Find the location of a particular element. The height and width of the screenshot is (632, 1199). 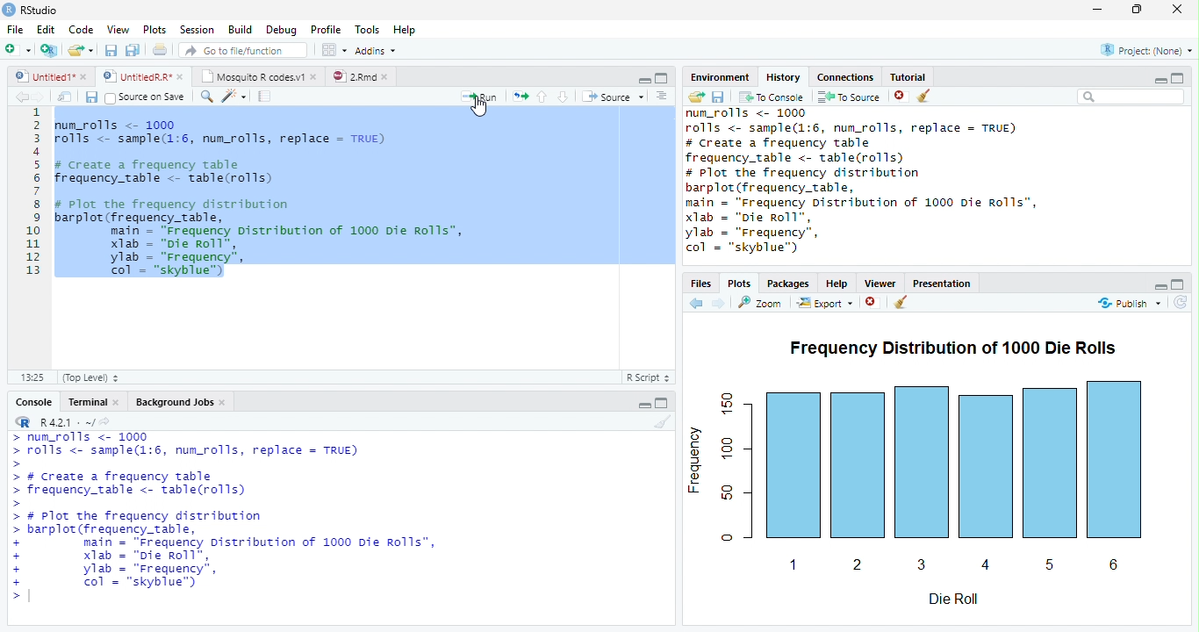

Frequency Distribution of 1000 Die Rolls is located at coordinates (951, 346).